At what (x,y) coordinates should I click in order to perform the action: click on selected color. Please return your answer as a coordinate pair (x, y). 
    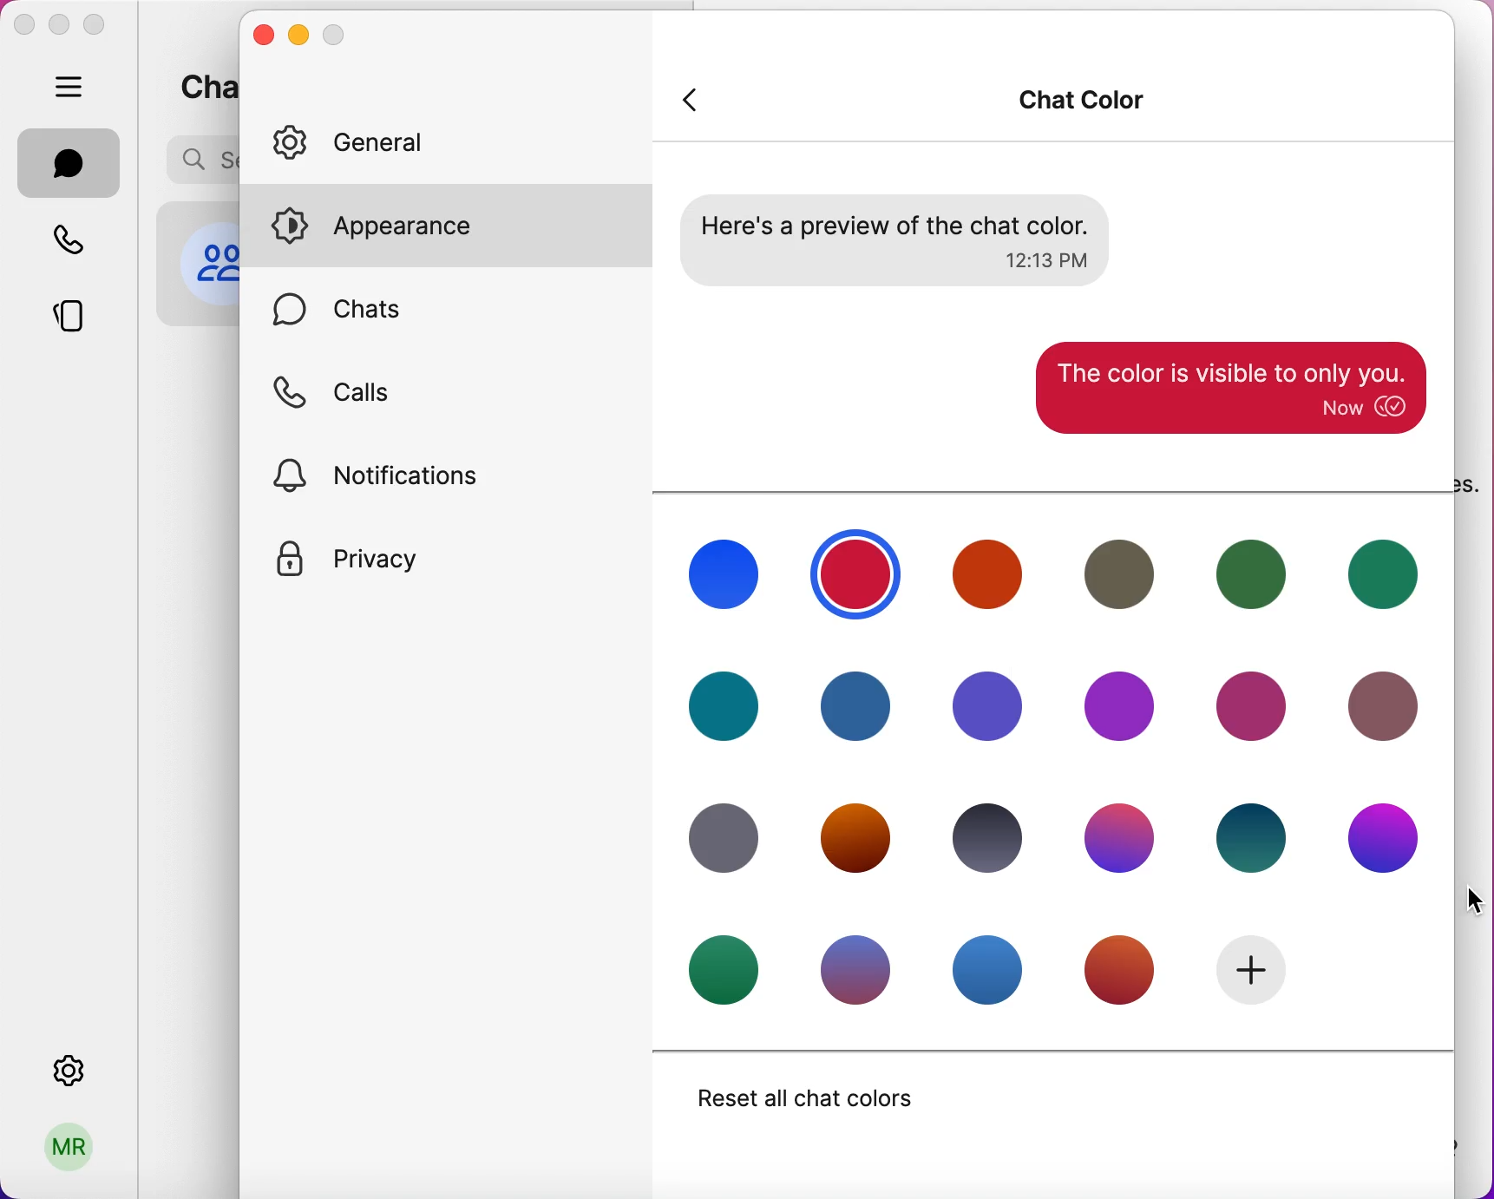
    Looking at the image, I should click on (861, 572).